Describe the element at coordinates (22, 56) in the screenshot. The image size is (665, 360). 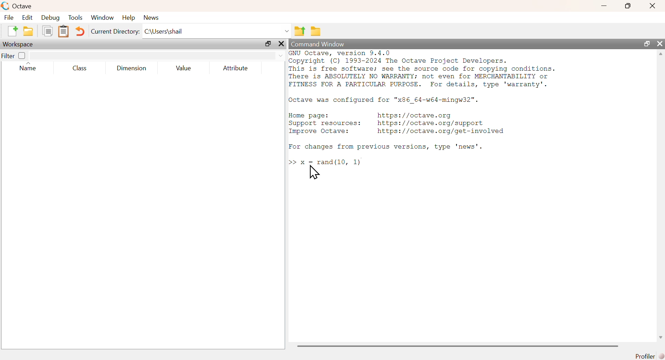
I see `off` at that location.